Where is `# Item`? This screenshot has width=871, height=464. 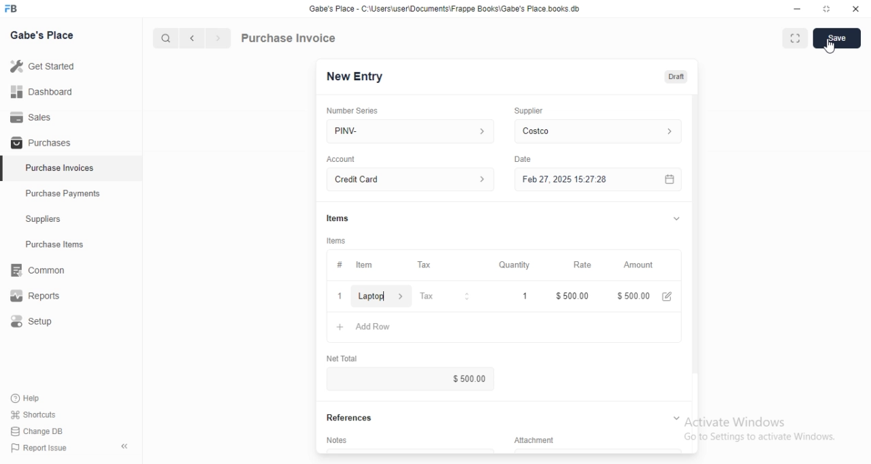
# Item is located at coordinates (370, 265).